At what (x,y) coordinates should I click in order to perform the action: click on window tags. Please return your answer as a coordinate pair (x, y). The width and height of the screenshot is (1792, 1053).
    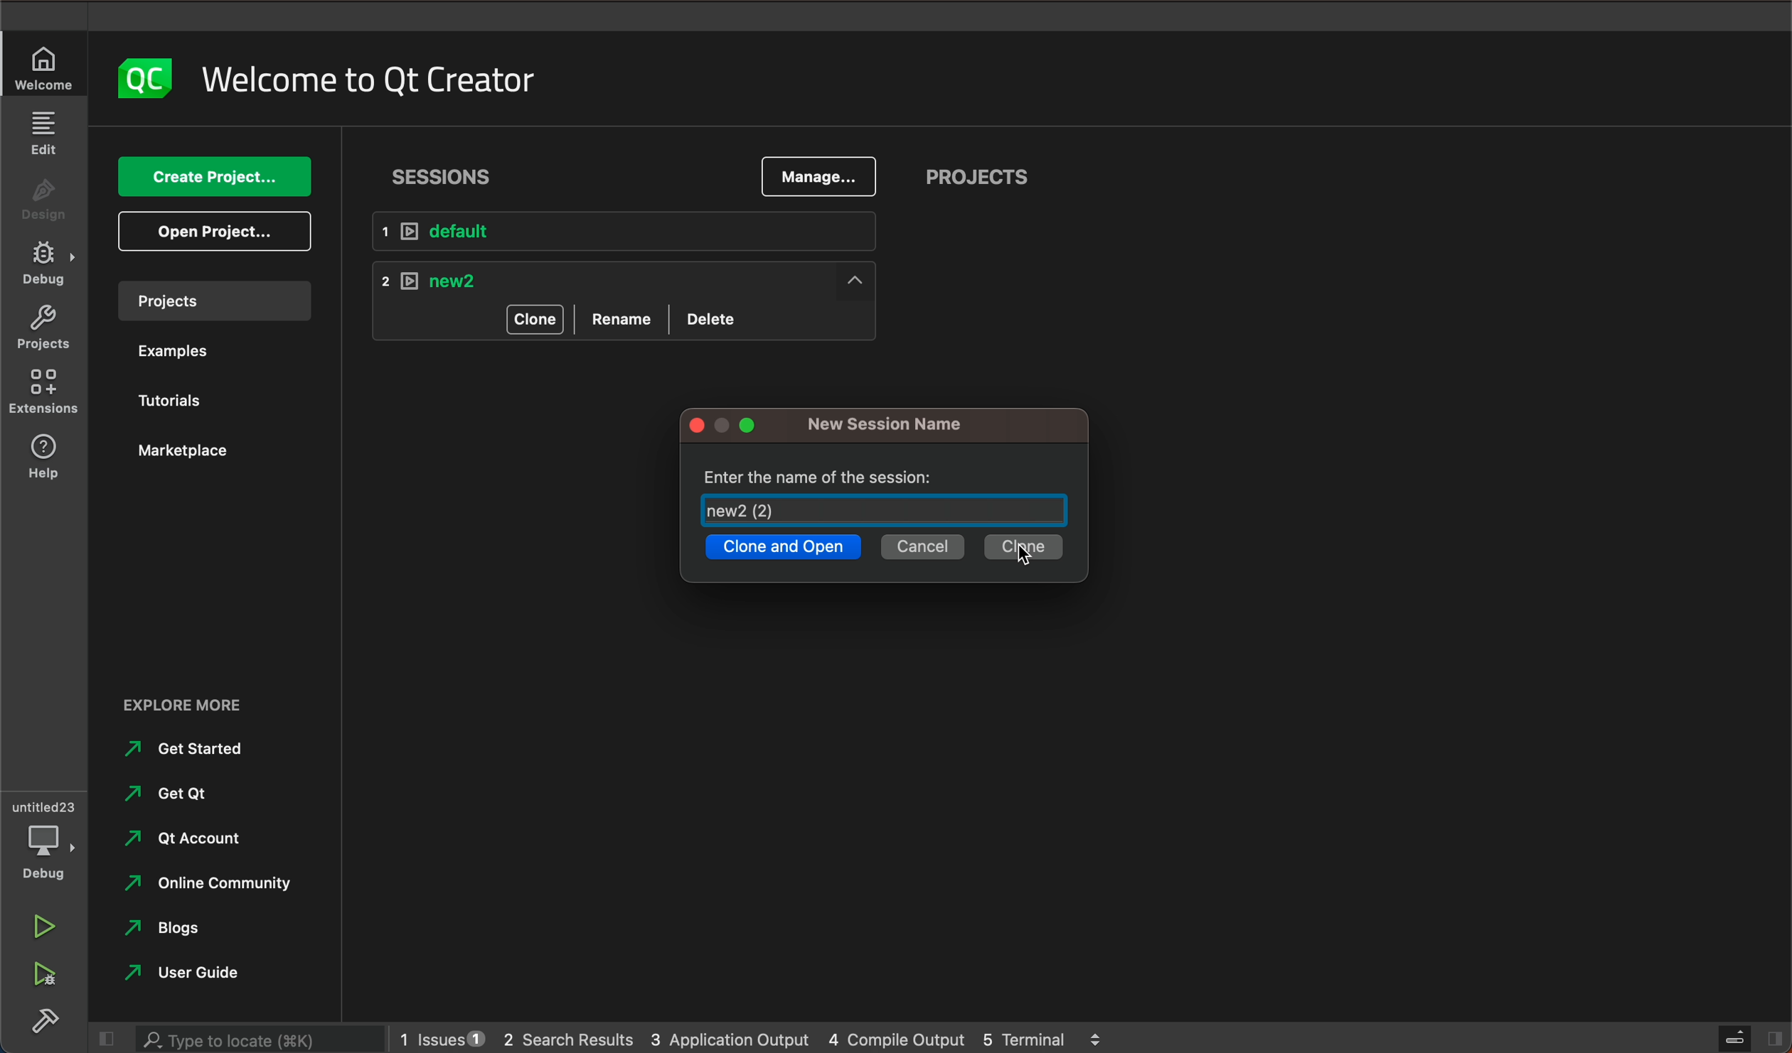
    Looking at the image, I should click on (730, 426).